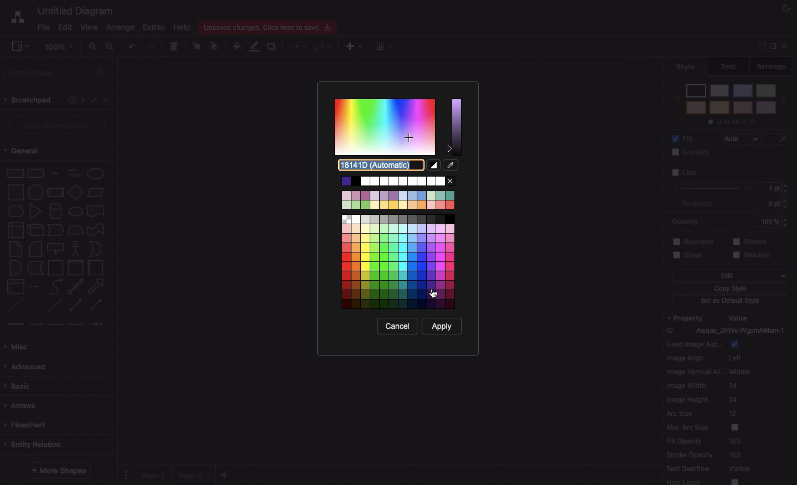 The image size is (797, 485). Describe the element at coordinates (55, 267) in the screenshot. I see `container` at that location.